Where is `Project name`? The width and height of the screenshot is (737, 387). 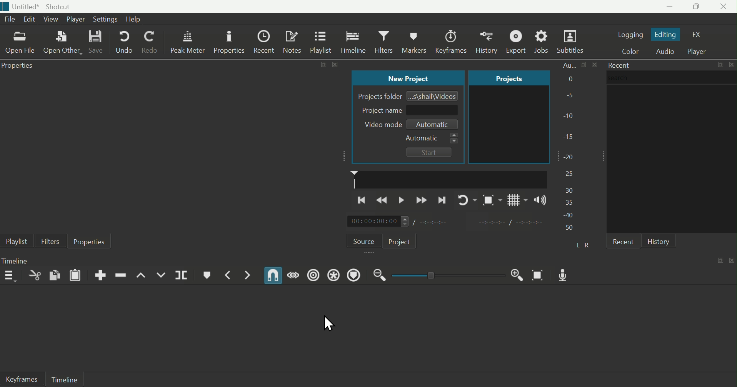 Project name is located at coordinates (407, 111).